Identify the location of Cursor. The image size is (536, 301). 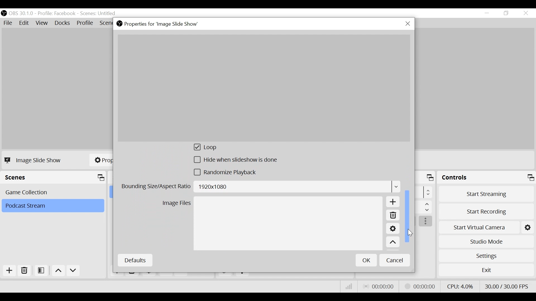
(409, 234).